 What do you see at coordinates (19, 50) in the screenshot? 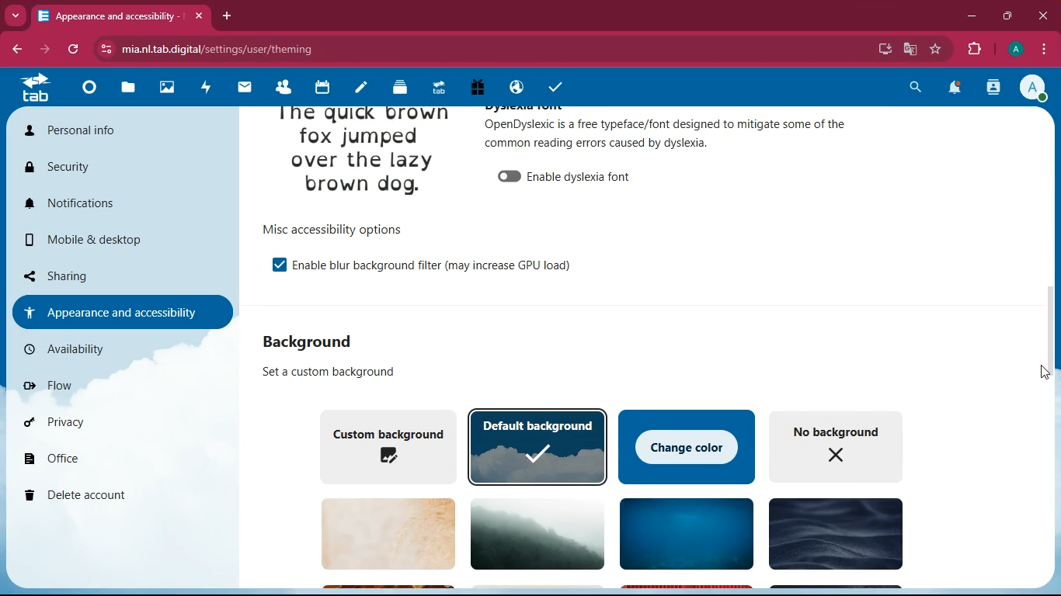
I see `back` at bounding box center [19, 50].